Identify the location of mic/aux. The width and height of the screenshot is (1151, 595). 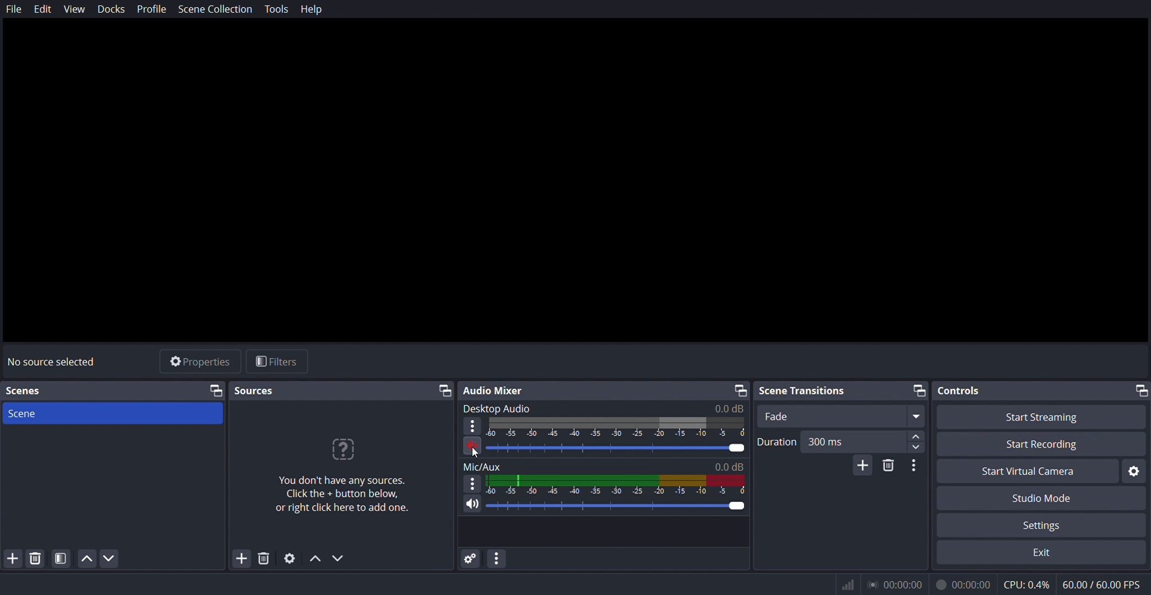
(604, 468).